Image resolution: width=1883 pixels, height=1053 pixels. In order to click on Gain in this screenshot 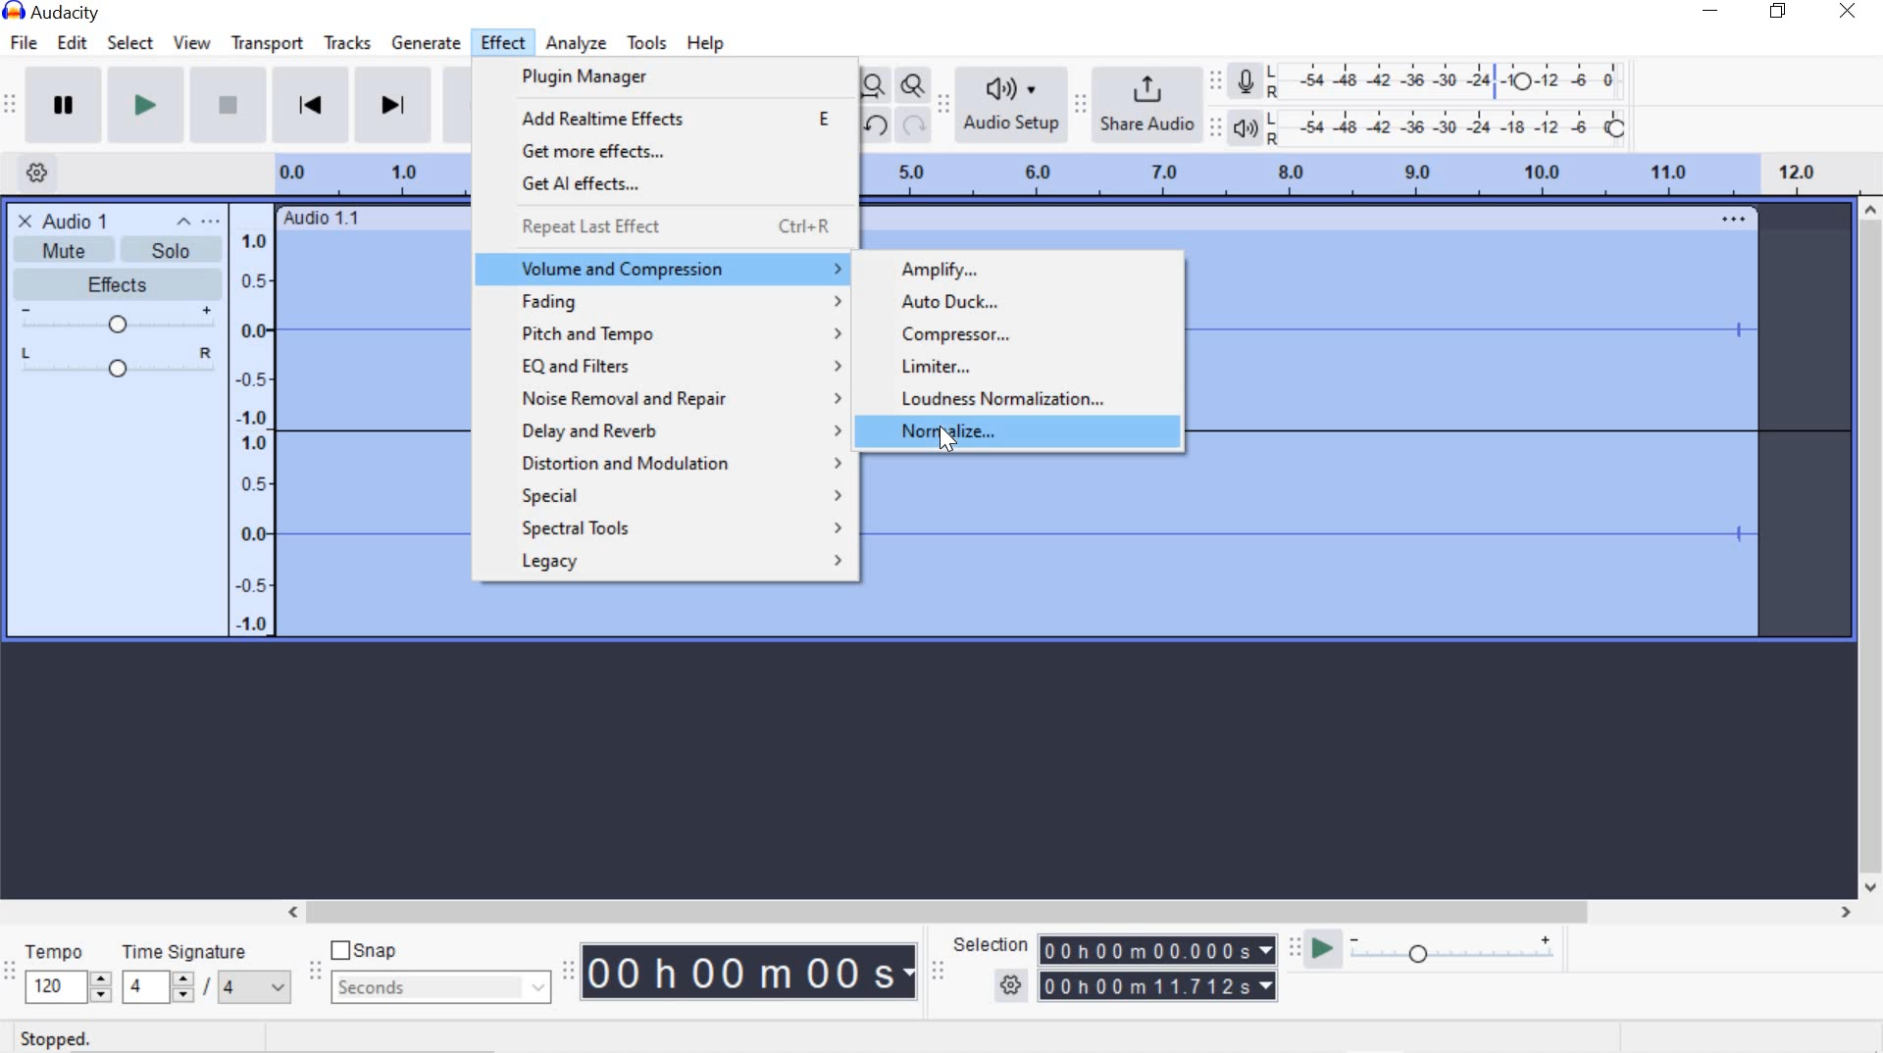, I will do `click(116, 322)`.